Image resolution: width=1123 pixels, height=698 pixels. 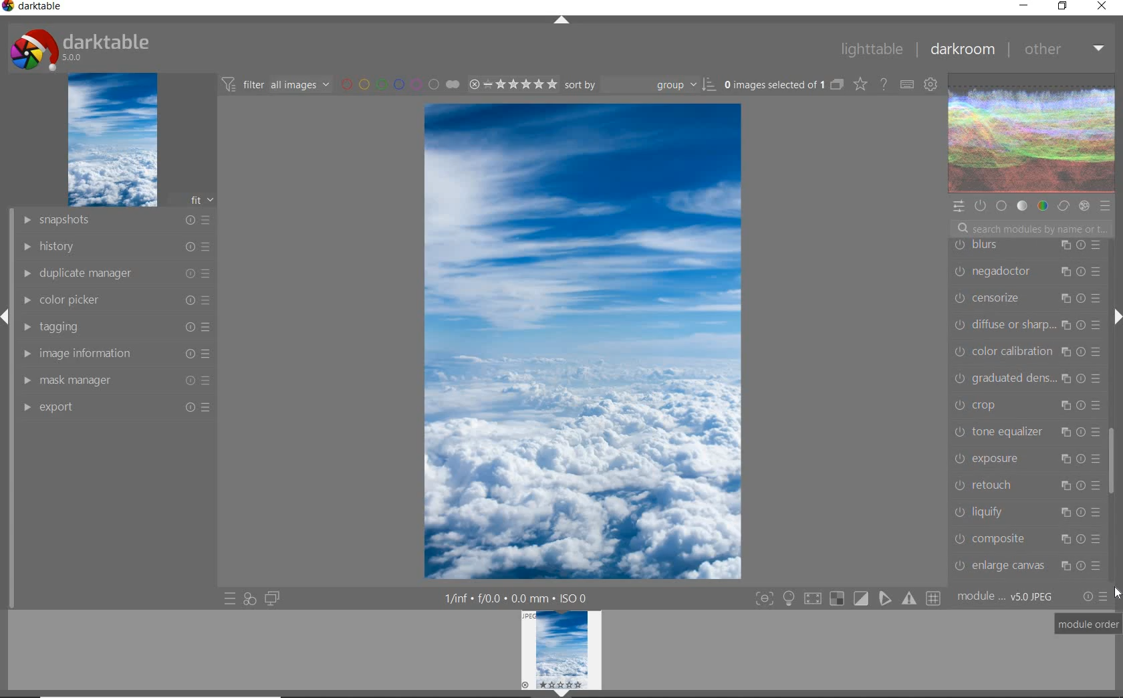 I want to click on composite, so click(x=1030, y=538).